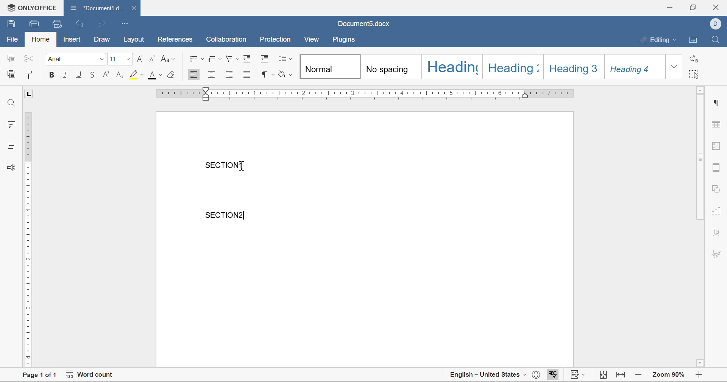 The height and width of the screenshot is (382, 727). What do you see at coordinates (228, 39) in the screenshot?
I see `collaboration` at bounding box center [228, 39].